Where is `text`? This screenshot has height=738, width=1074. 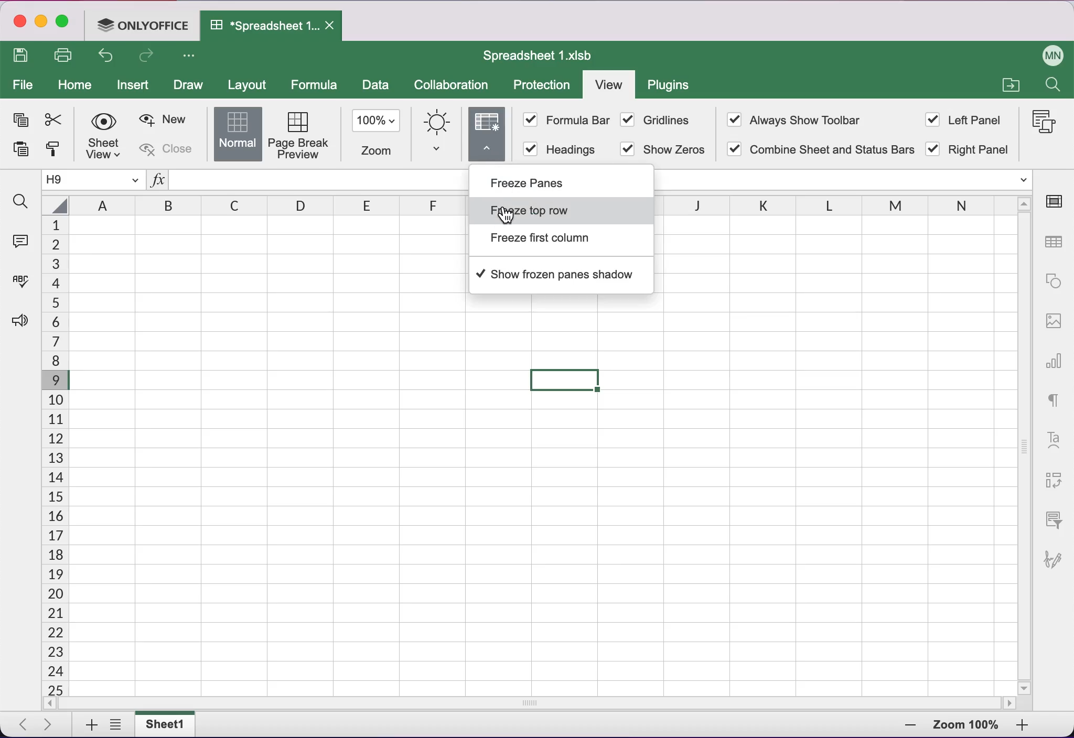
text is located at coordinates (1057, 400).